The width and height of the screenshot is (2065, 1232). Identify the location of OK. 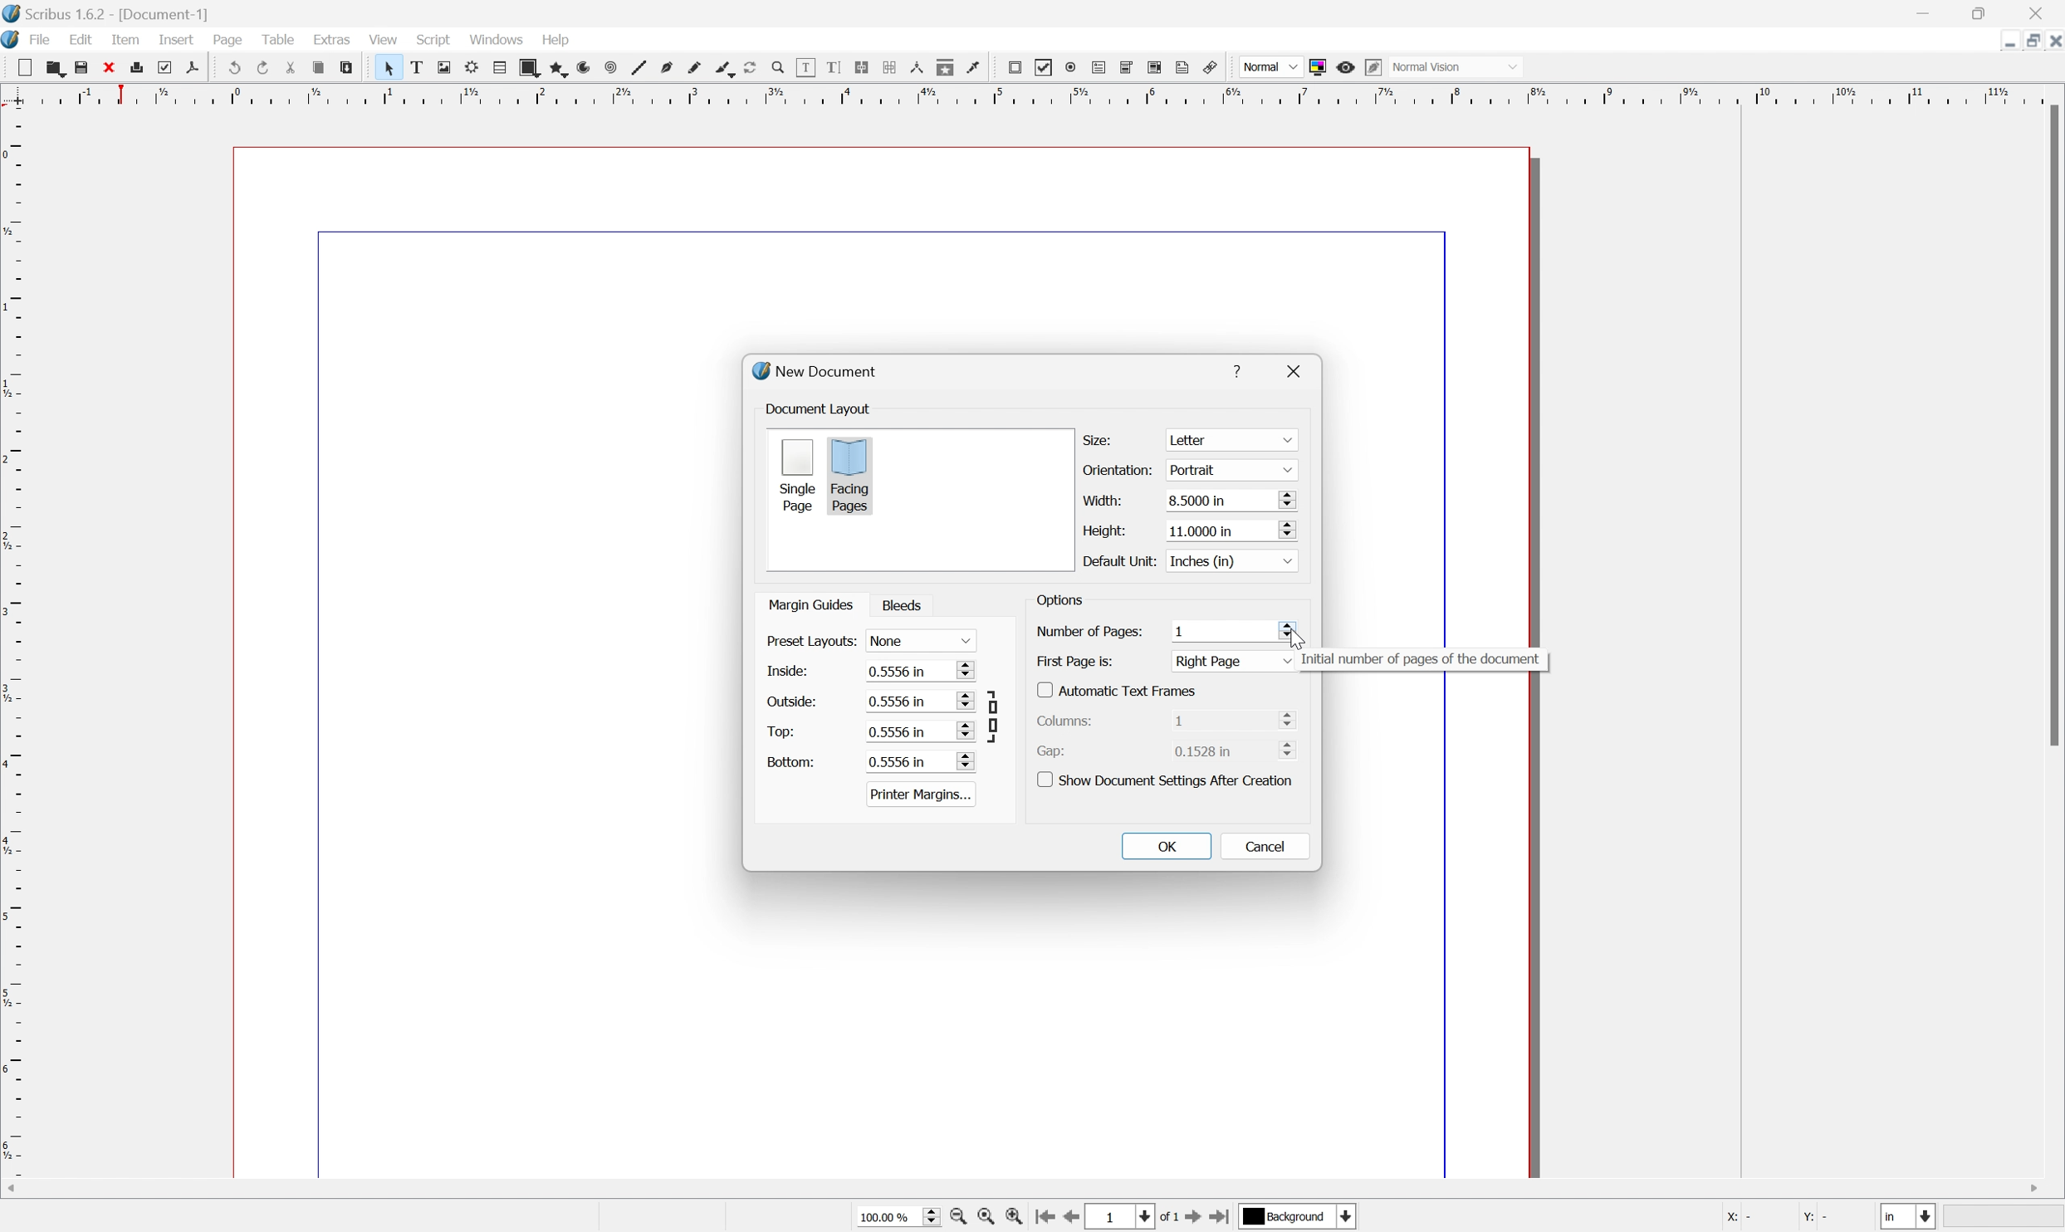
(1167, 846).